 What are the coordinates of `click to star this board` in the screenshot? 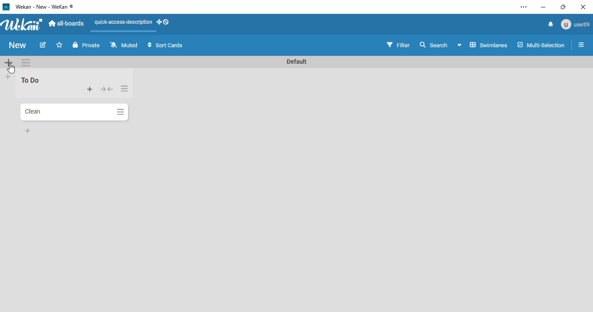 It's located at (60, 45).